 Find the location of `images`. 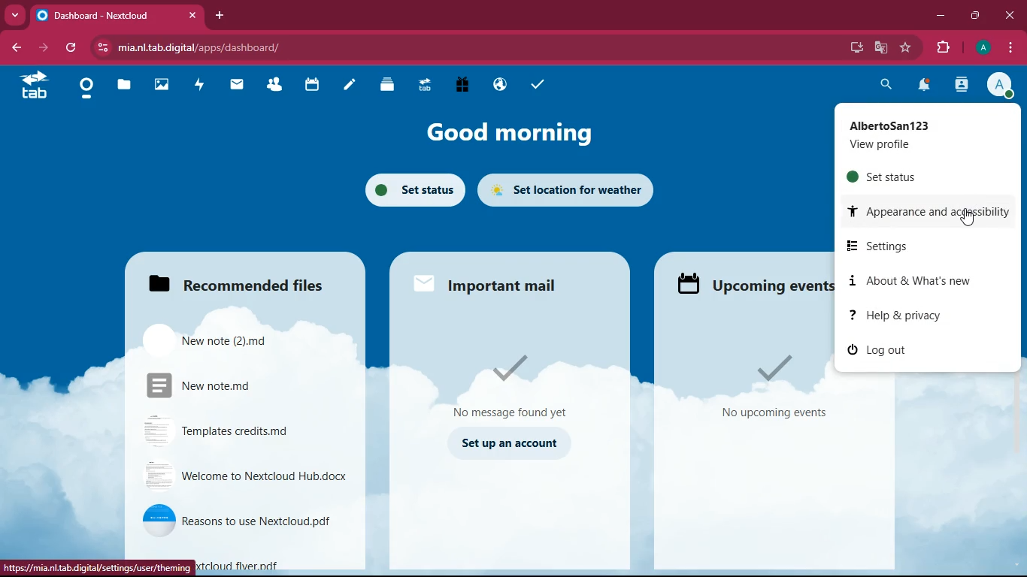

images is located at coordinates (160, 83).